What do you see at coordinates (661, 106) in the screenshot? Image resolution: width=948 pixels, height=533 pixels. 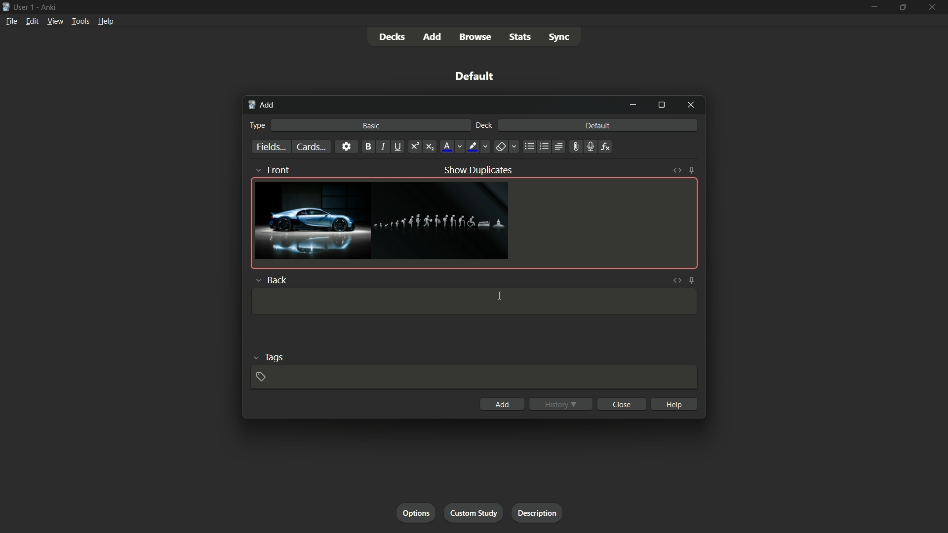 I see `maximize` at bounding box center [661, 106].